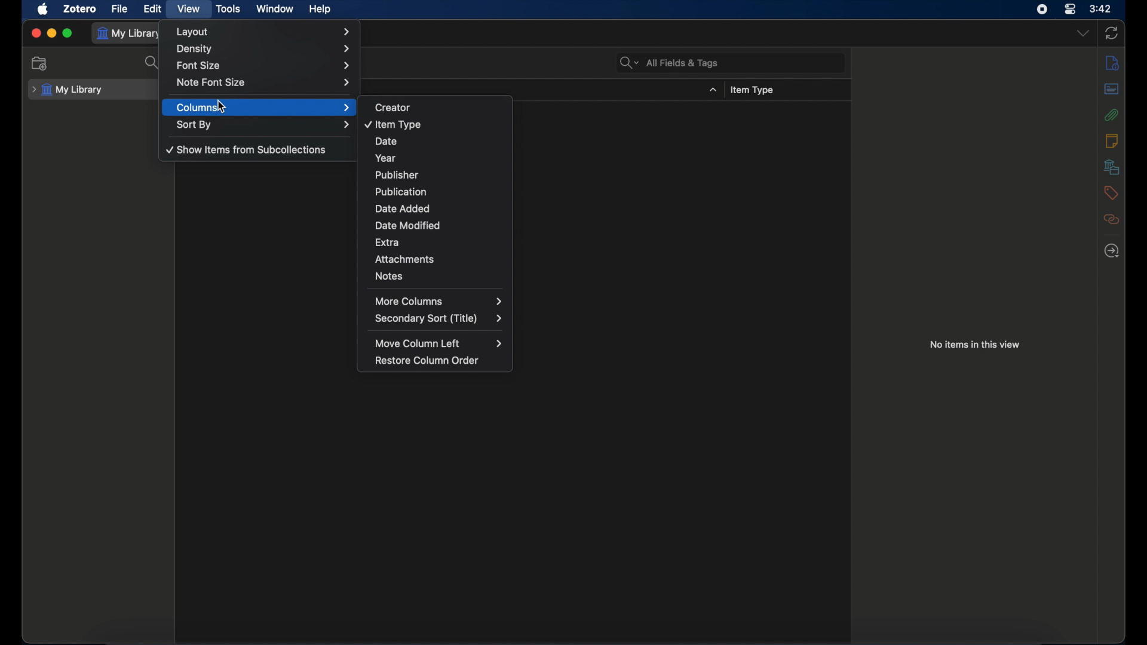 The height and width of the screenshot is (645, 1147). I want to click on font size, so click(264, 66).